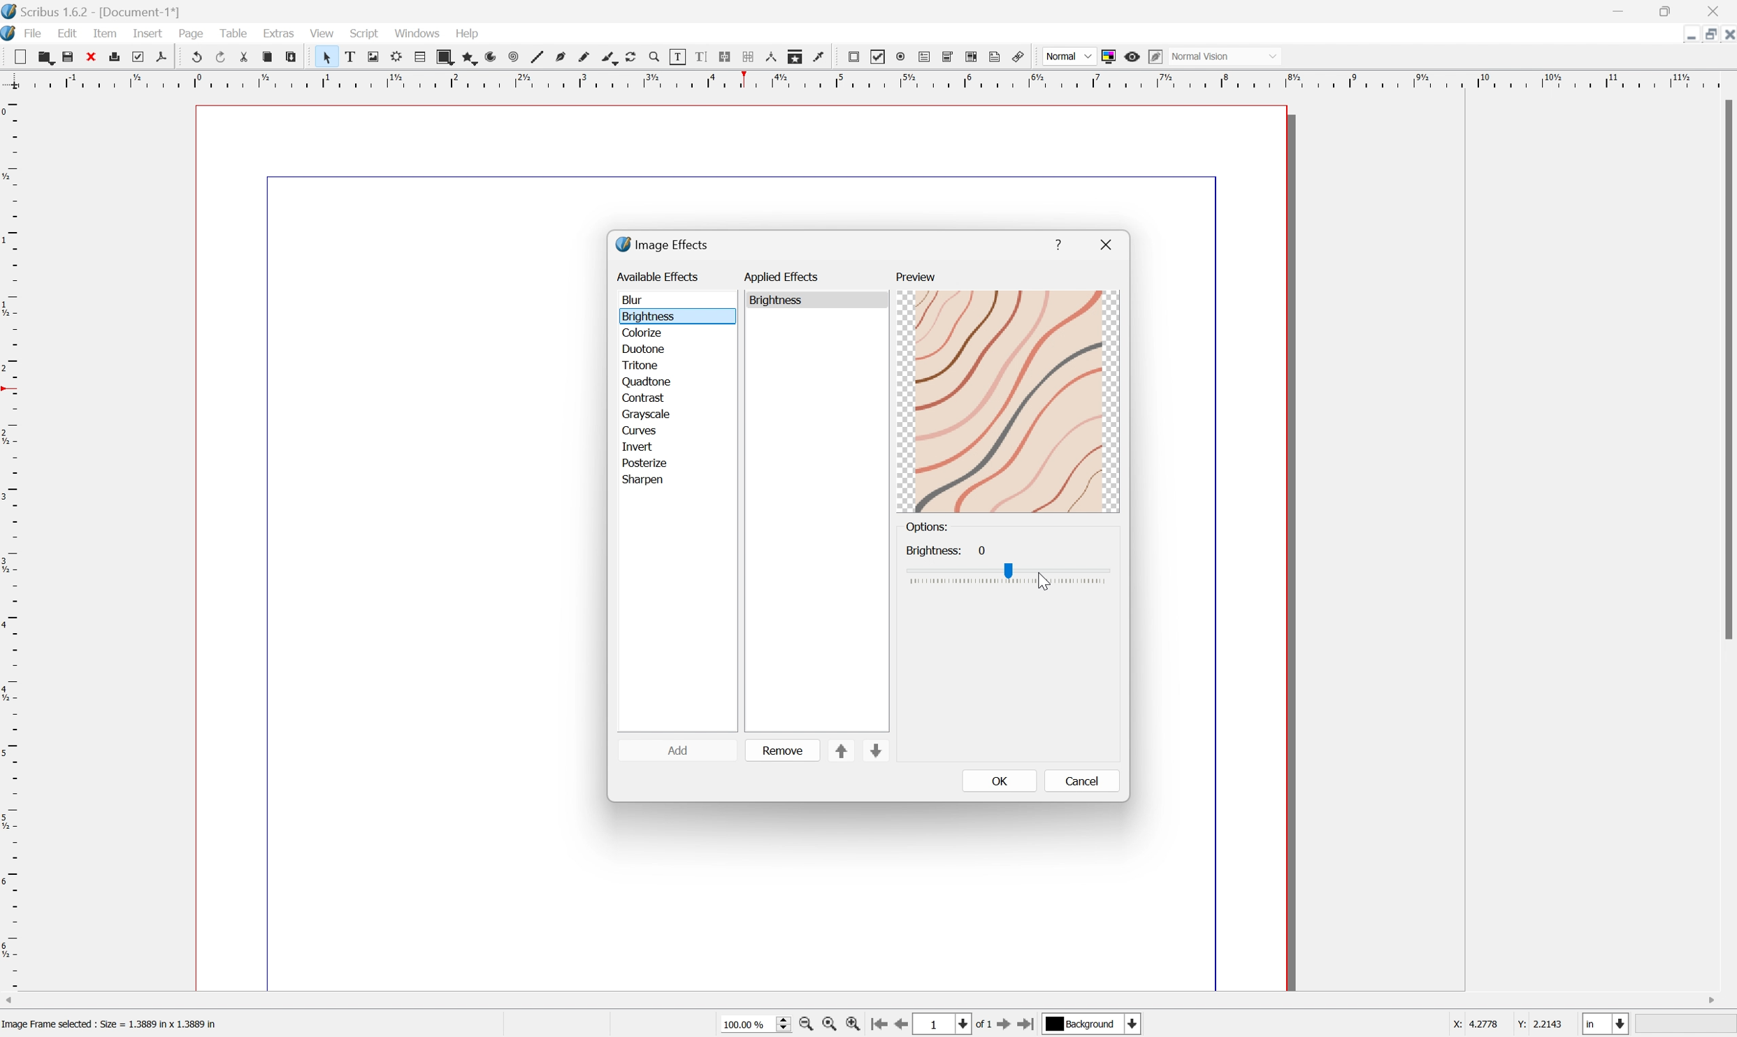 This screenshot has height=1037, width=1737. Describe the element at coordinates (447, 56) in the screenshot. I see `Shape` at that location.